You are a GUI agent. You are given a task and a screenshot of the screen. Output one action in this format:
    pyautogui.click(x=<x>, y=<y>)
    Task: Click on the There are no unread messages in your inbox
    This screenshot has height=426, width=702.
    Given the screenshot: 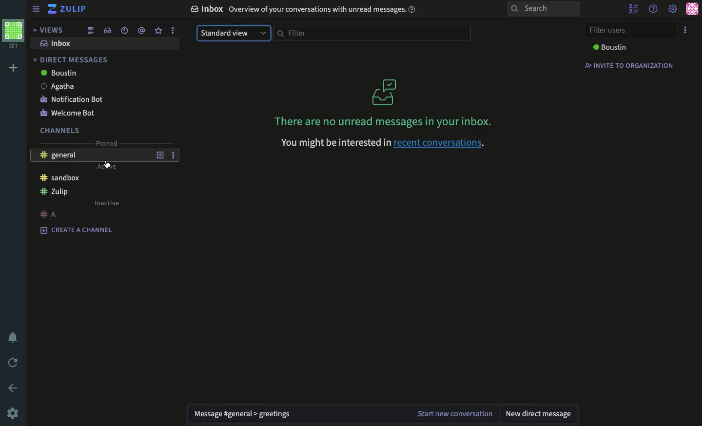 What is the action you would take?
    pyautogui.click(x=383, y=103)
    